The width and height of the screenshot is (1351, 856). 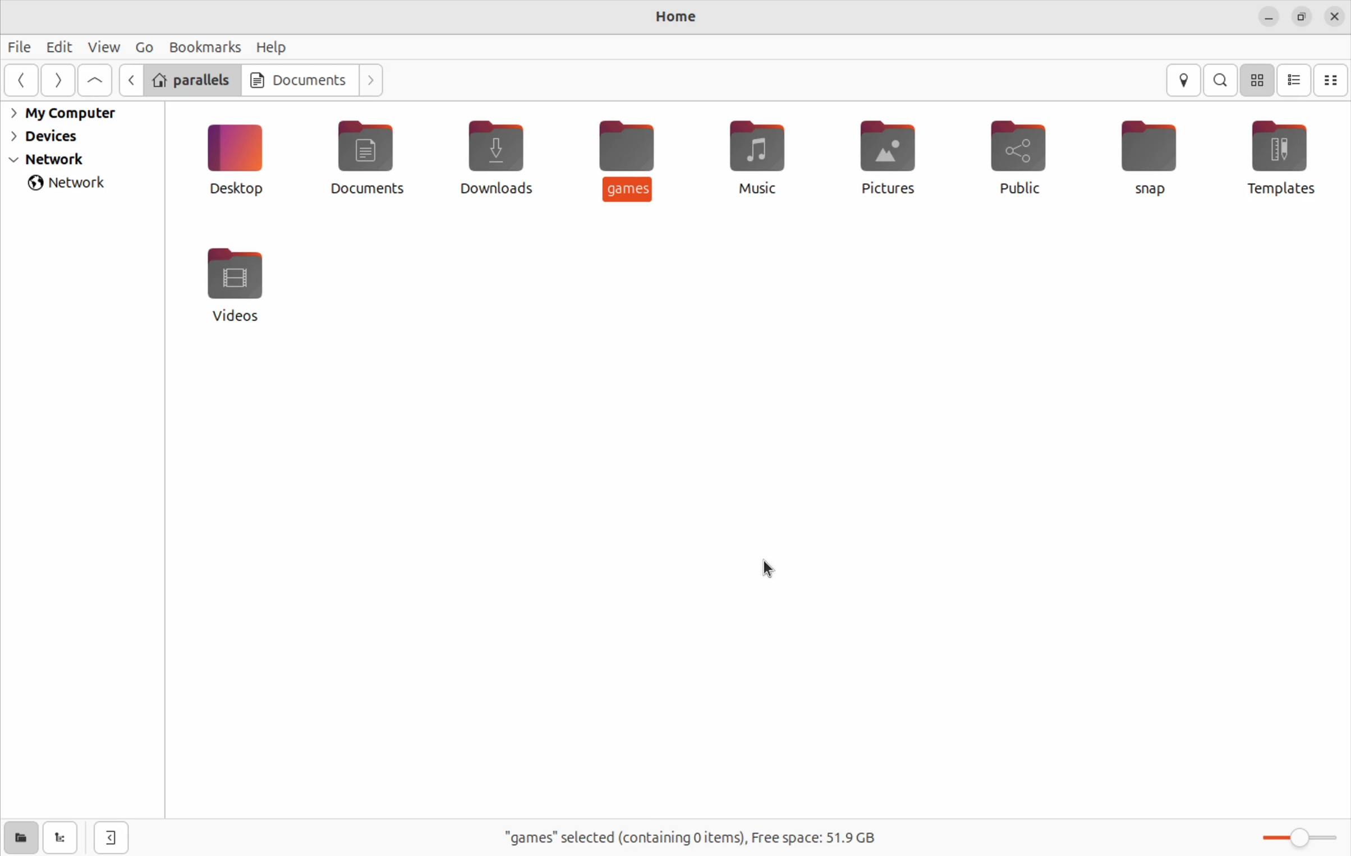 I want to click on downloads, so click(x=503, y=157).